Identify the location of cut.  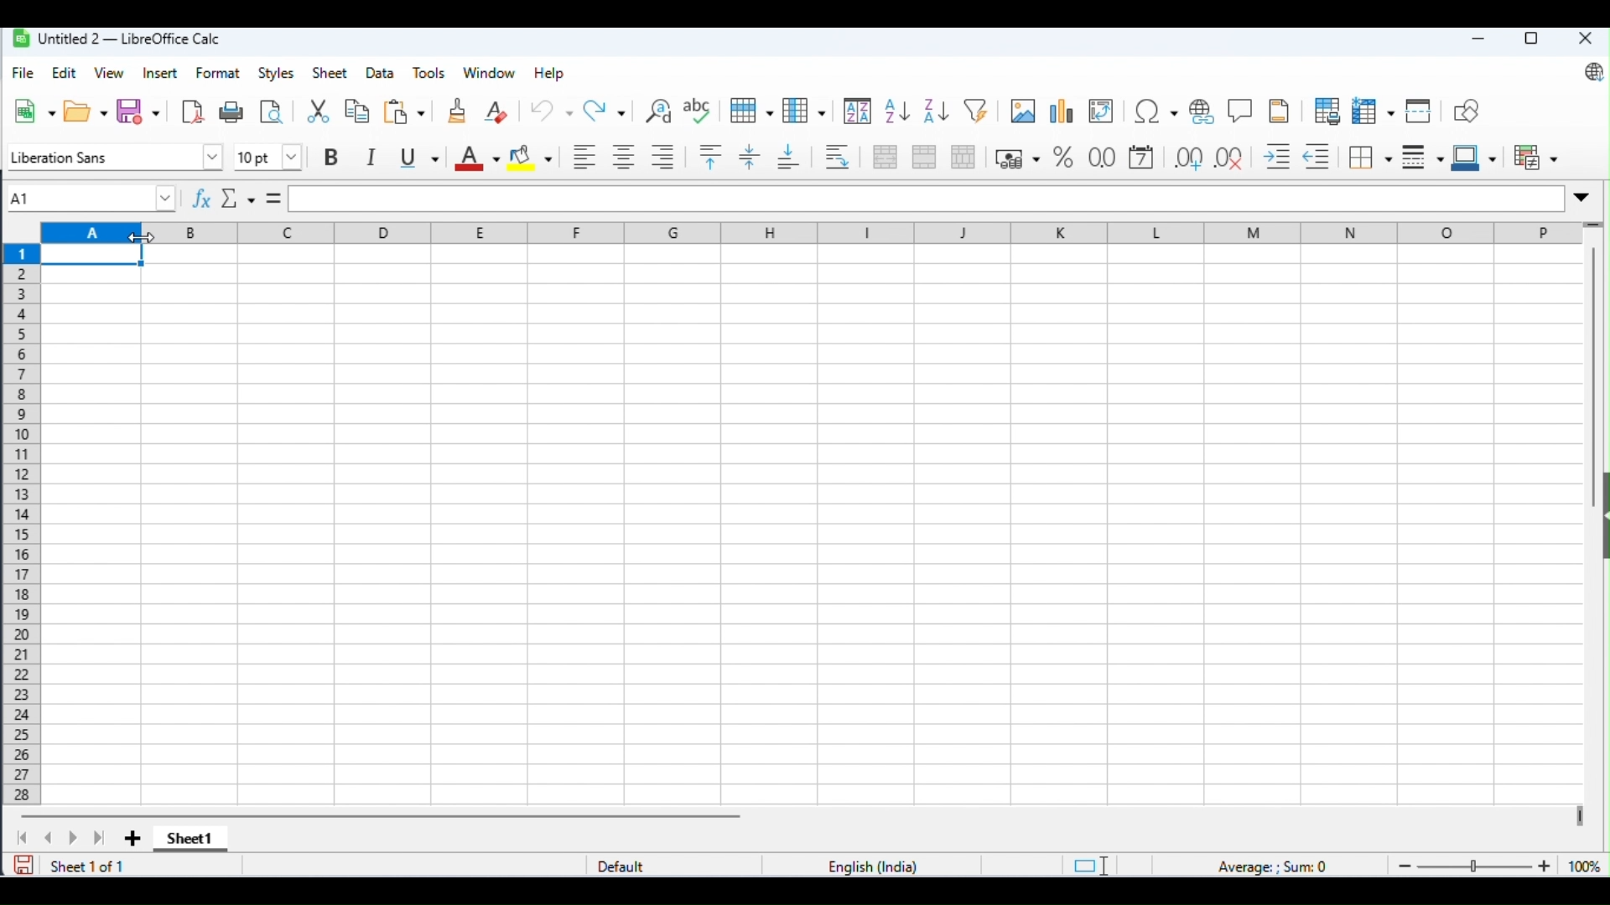
(318, 111).